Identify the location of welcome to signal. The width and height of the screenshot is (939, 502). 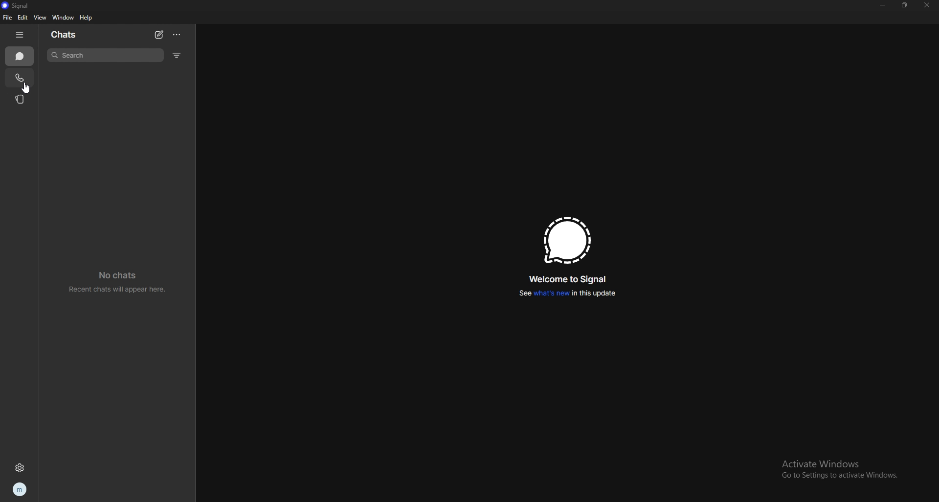
(569, 277).